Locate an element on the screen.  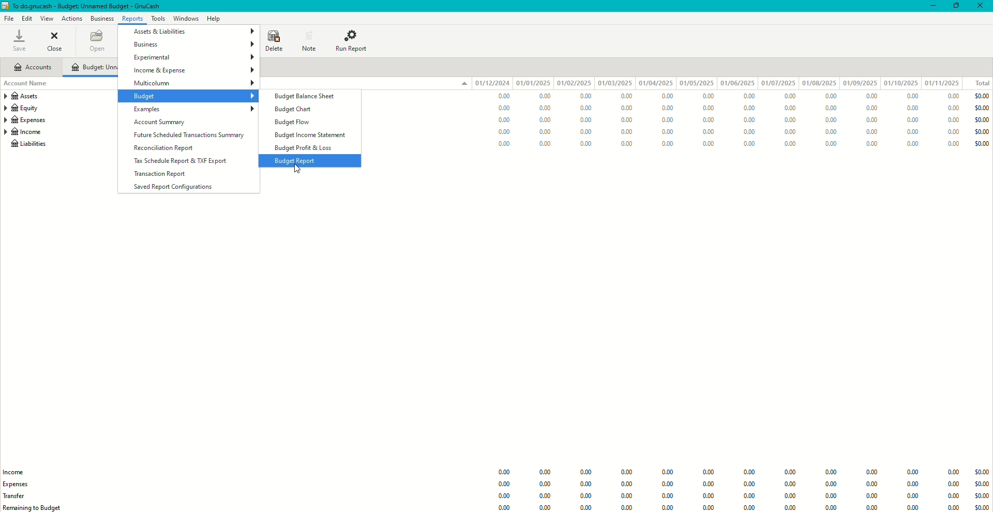
$0.00 is located at coordinates (980, 496).